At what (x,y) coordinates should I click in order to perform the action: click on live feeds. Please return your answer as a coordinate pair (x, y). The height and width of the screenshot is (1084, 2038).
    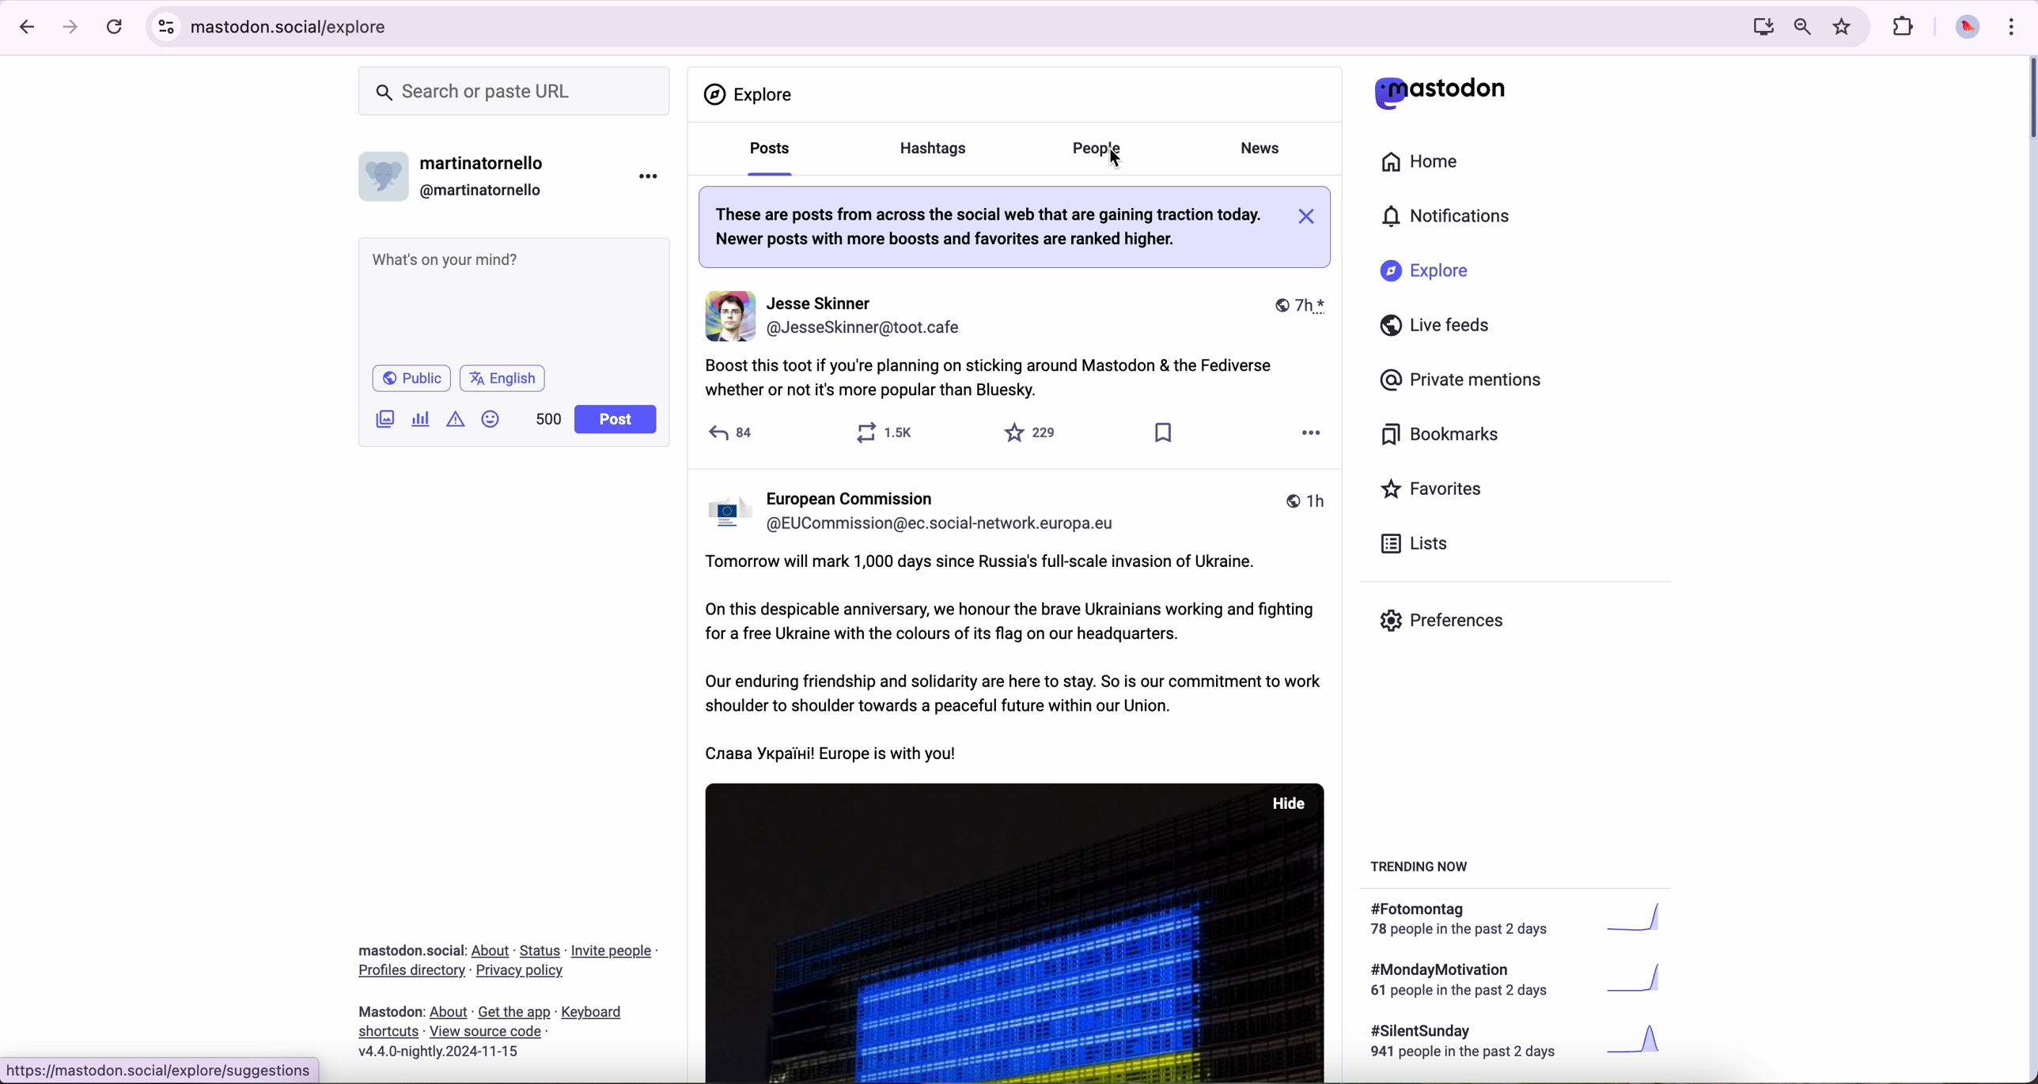
    Looking at the image, I should click on (1441, 329).